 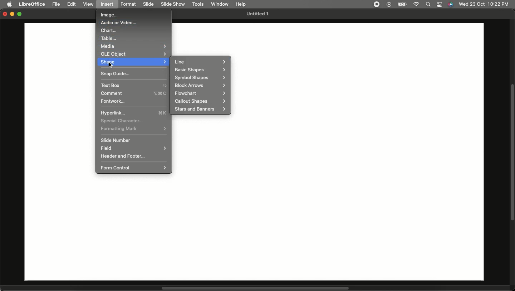 I want to click on Window, so click(x=220, y=4).